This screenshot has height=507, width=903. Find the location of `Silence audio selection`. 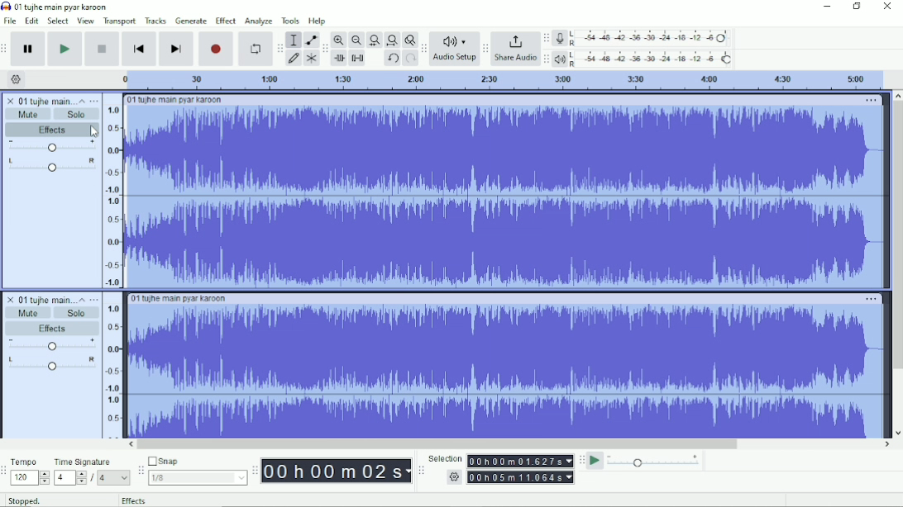

Silence audio selection is located at coordinates (358, 59).